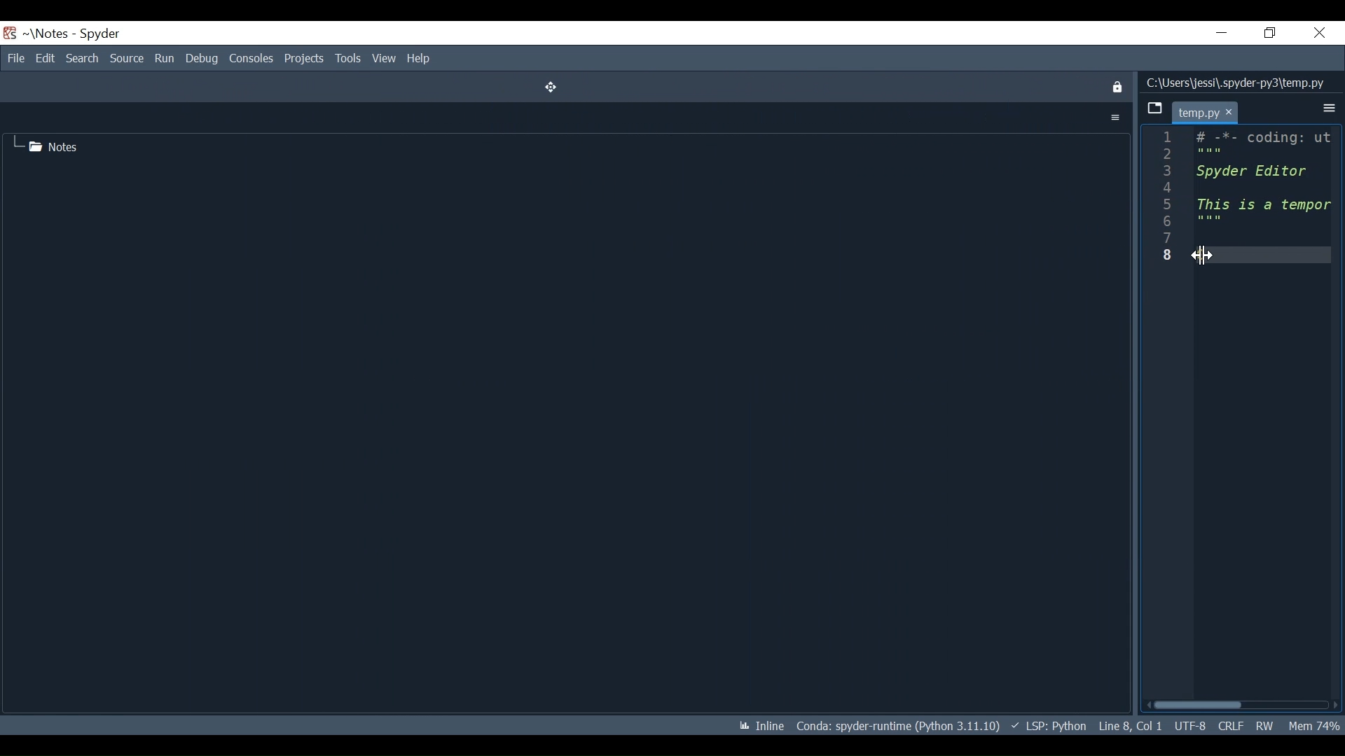  What do you see at coordinates (305, 59) in the screenshot?
I see `Projects` at bounding box center [305, 59].